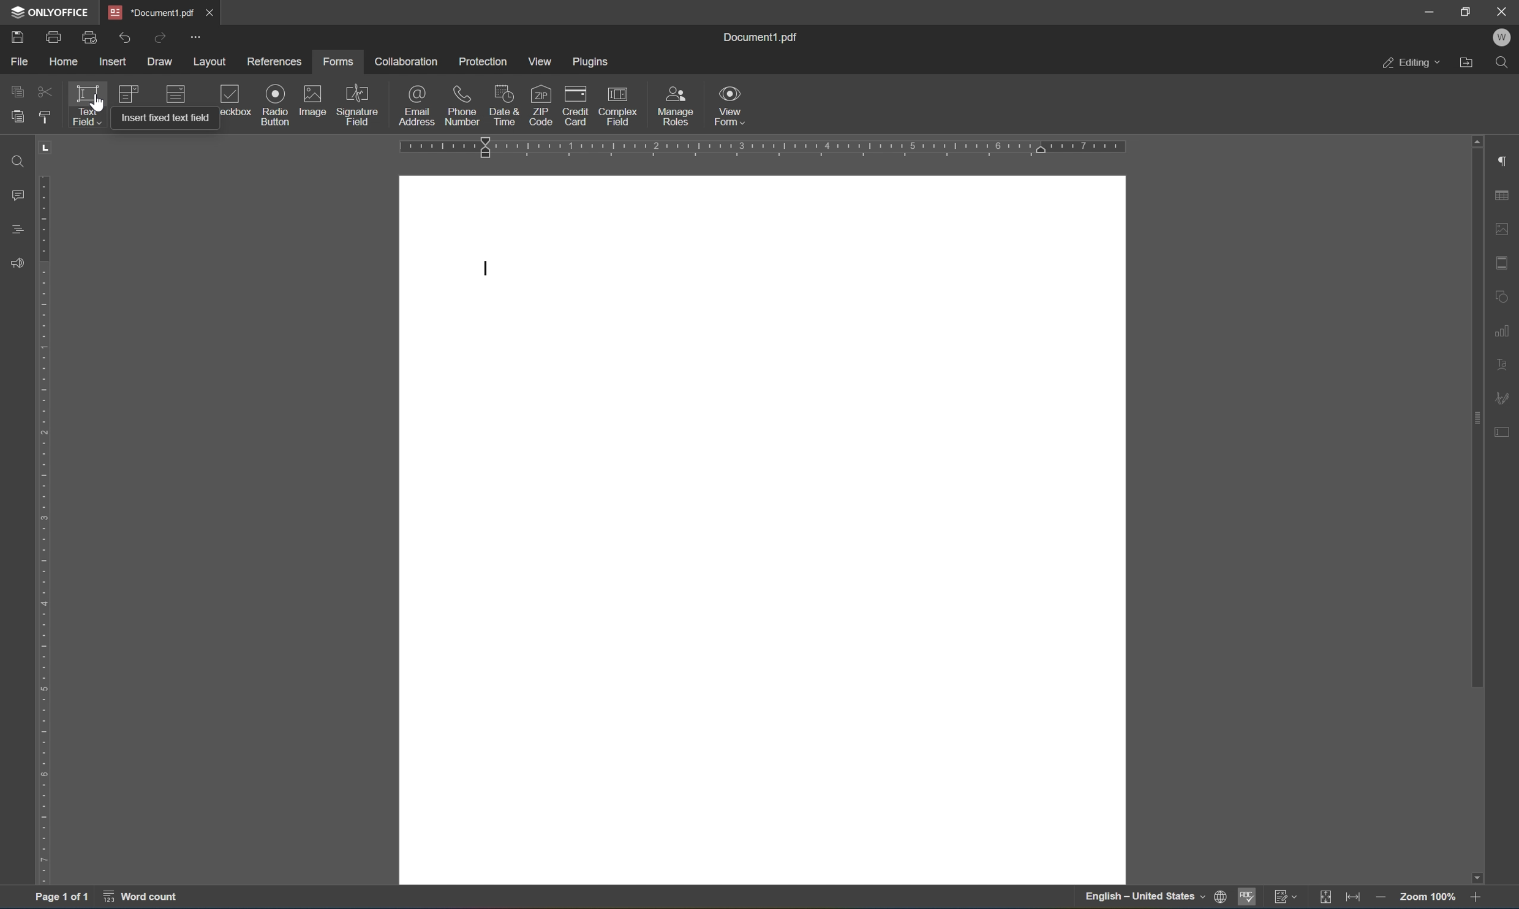  I want to click on paste, so click(20, 116).